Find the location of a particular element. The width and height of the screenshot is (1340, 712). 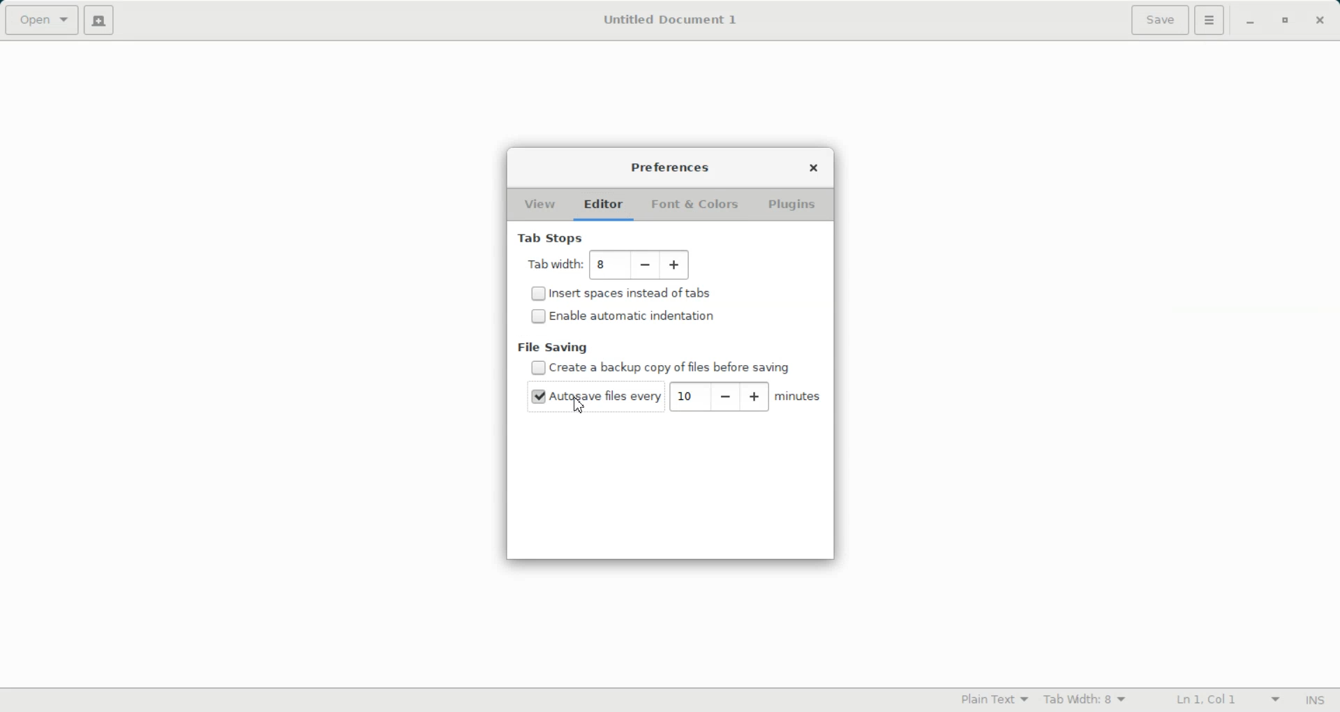

File Saving is located at coordinates (553, 347).